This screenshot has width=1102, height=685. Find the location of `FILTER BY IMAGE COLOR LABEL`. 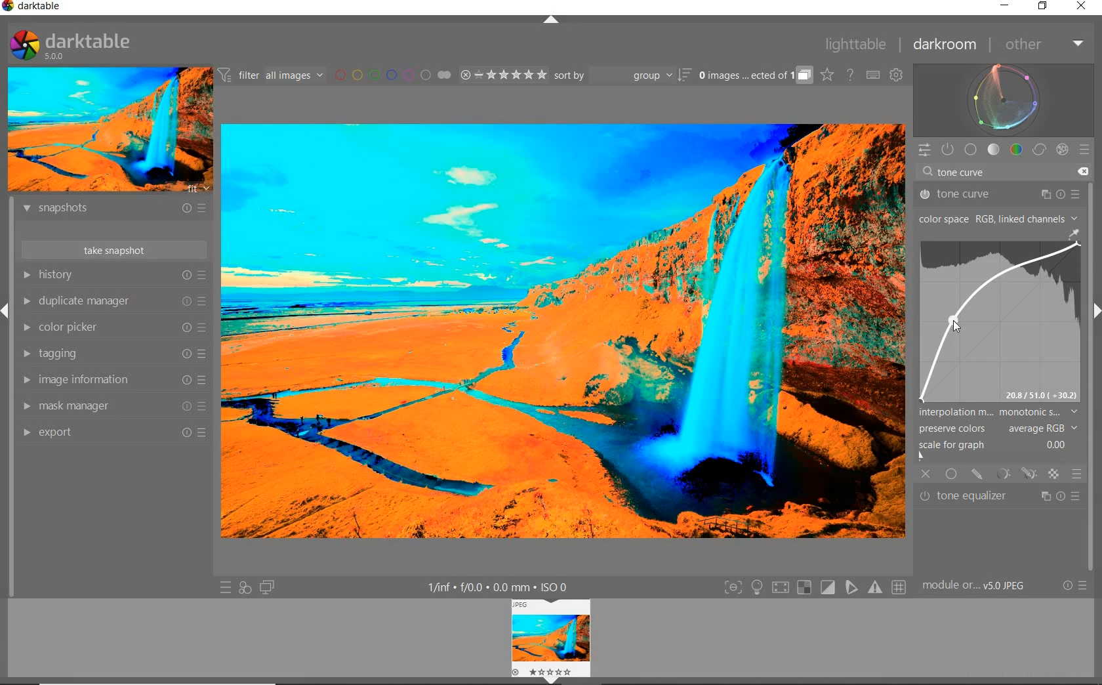

FILTER BY IMAGE COLOR LABEL is located at coordinates (394, 75).